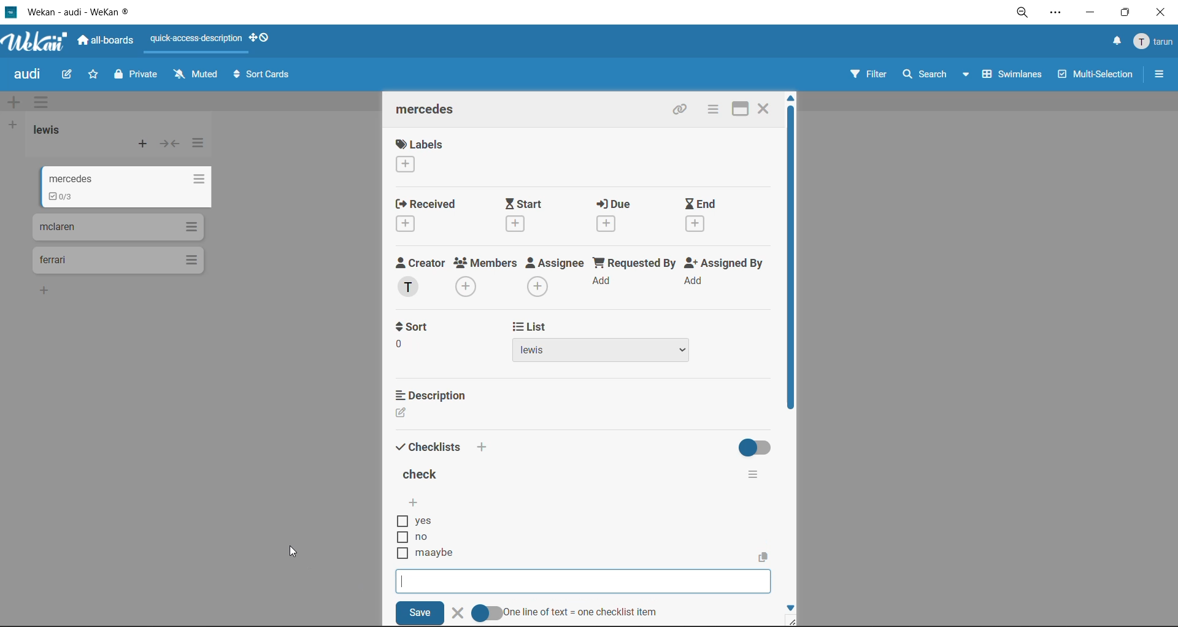 The height and width of the screenshot is (627, 1178). I want to click on description, so click(433, 407).